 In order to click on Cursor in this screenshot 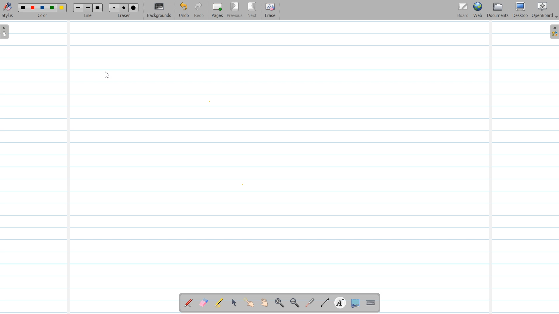, I will do `click(108, 75)`.